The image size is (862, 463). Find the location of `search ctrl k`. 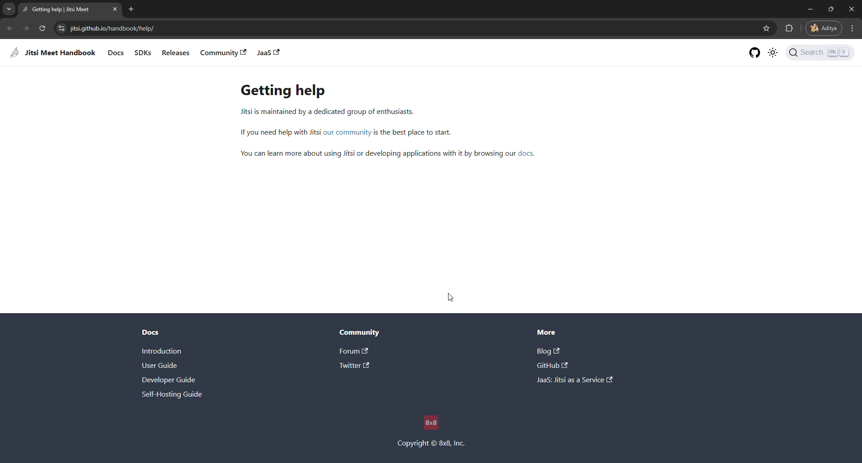

search ctrl k is located at coordinates (819, 52).